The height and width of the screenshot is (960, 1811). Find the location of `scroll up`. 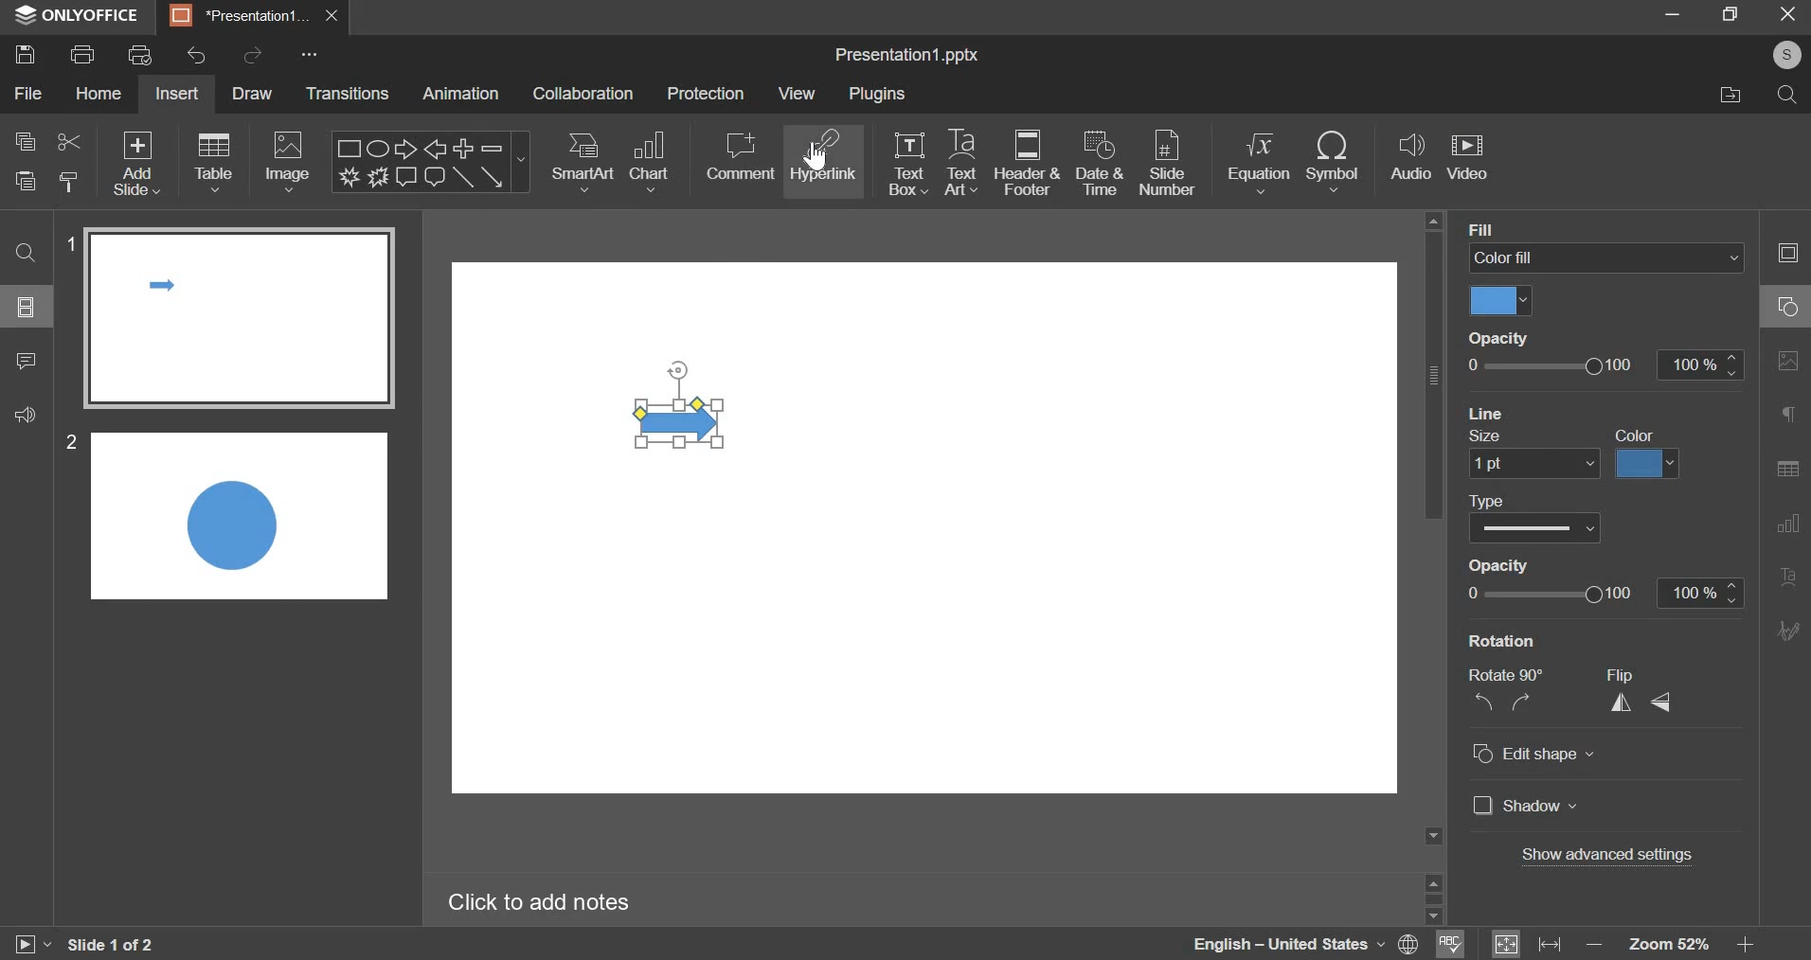

scroll up is located at coordinates (1434, 220).